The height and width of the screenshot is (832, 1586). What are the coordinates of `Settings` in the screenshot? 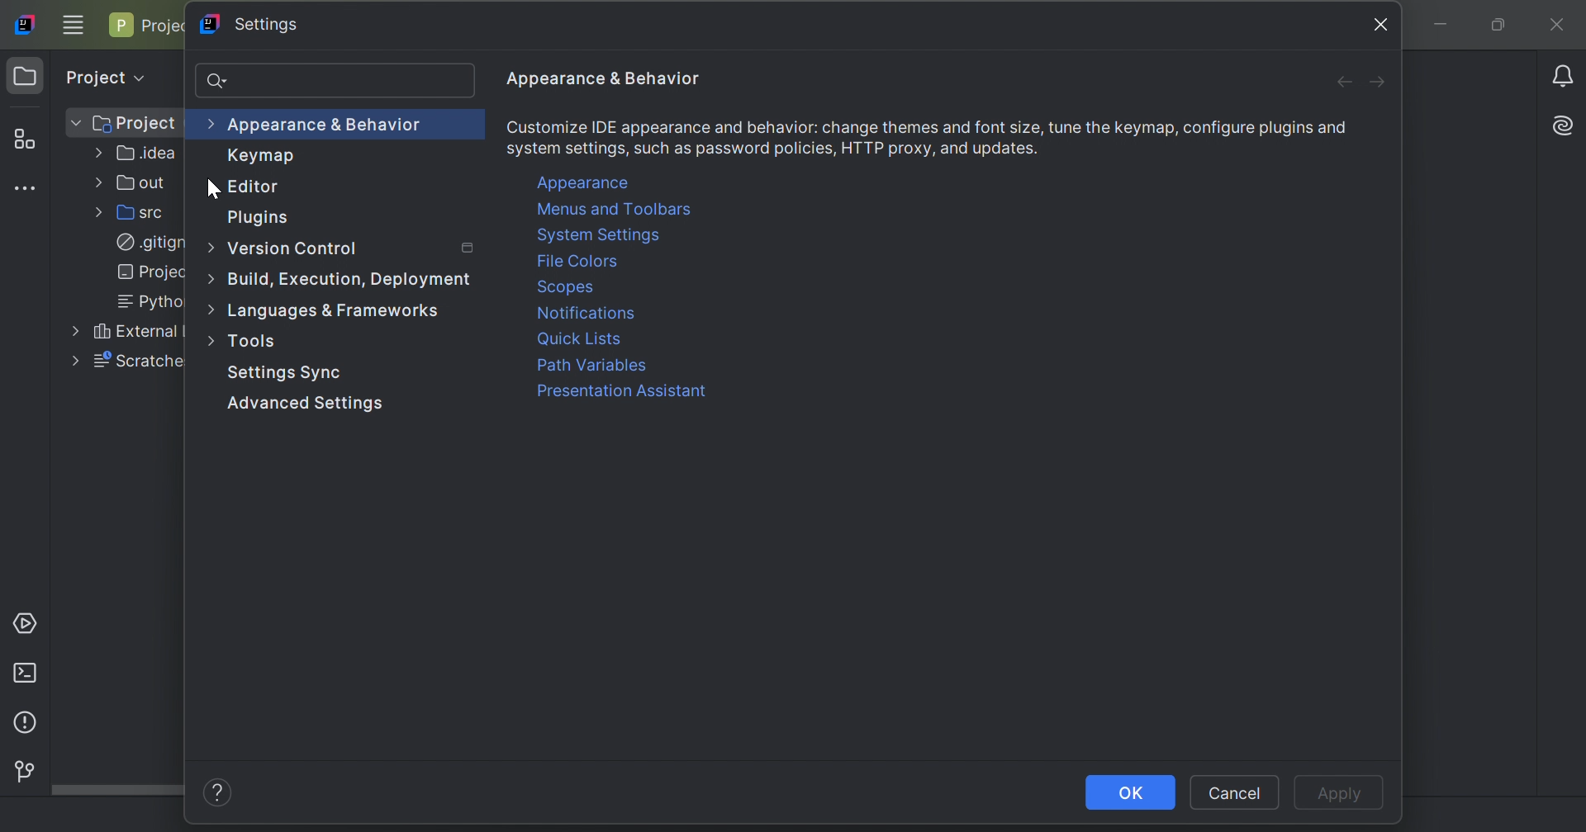 It's located at (251, 26).